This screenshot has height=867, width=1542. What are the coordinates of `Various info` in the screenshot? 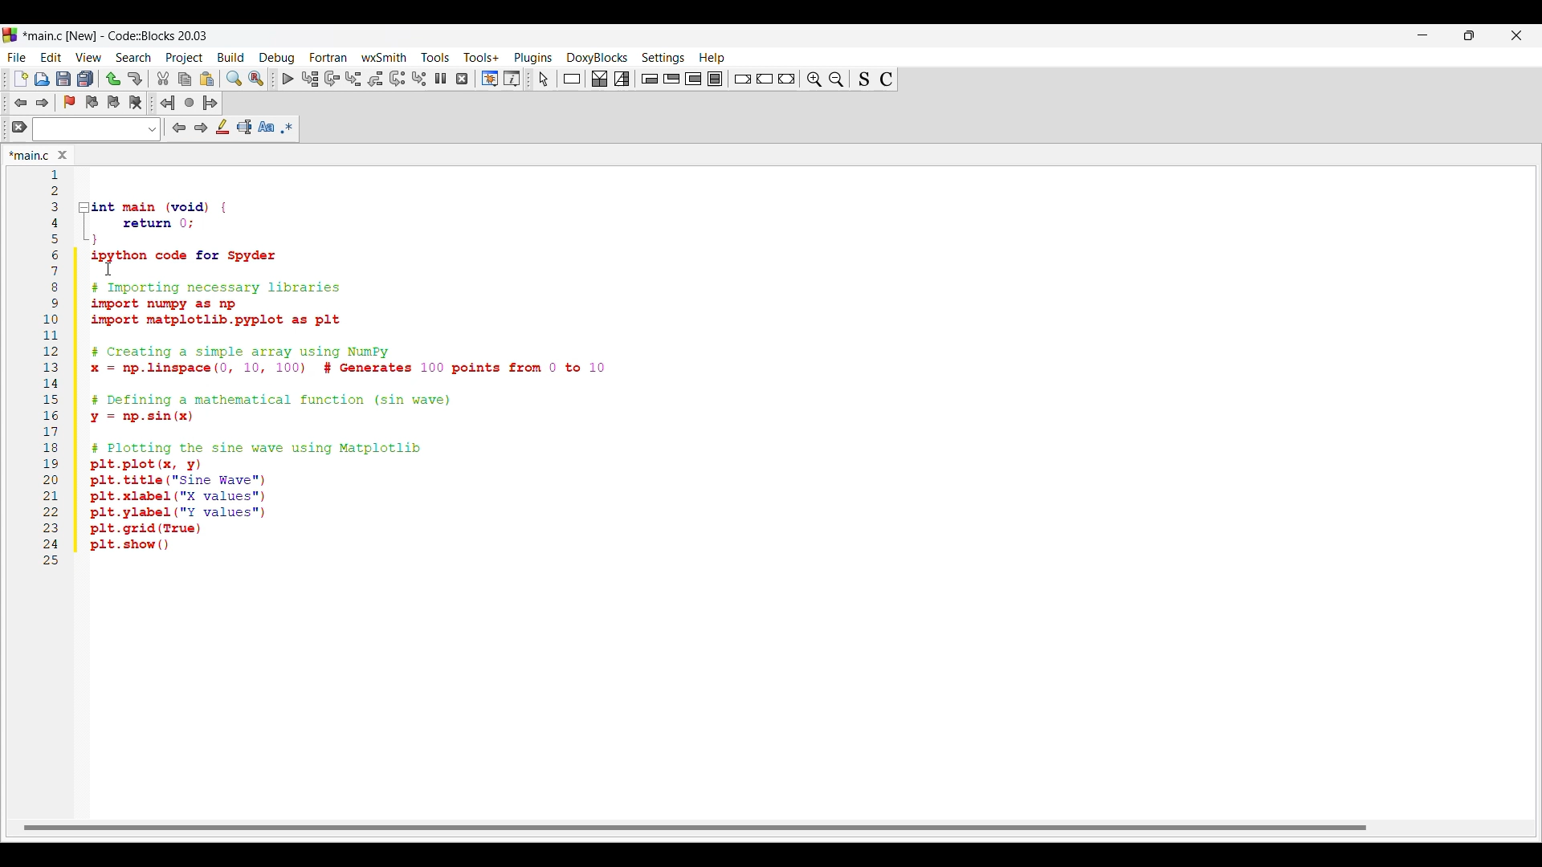 It's located at (512, 79).